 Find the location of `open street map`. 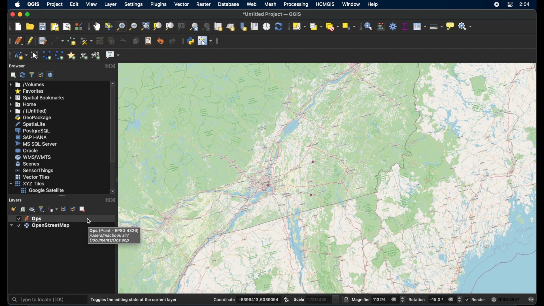

open street map is located at coordinates (313, 178).